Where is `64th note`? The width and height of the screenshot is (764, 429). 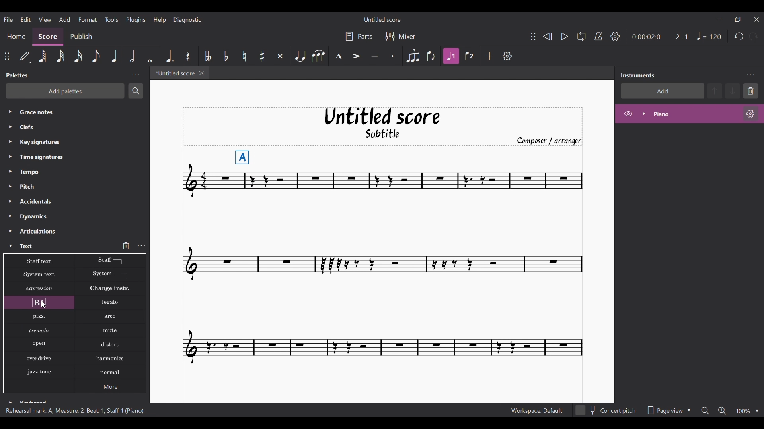 64th note is located at coordinates (43, 56).